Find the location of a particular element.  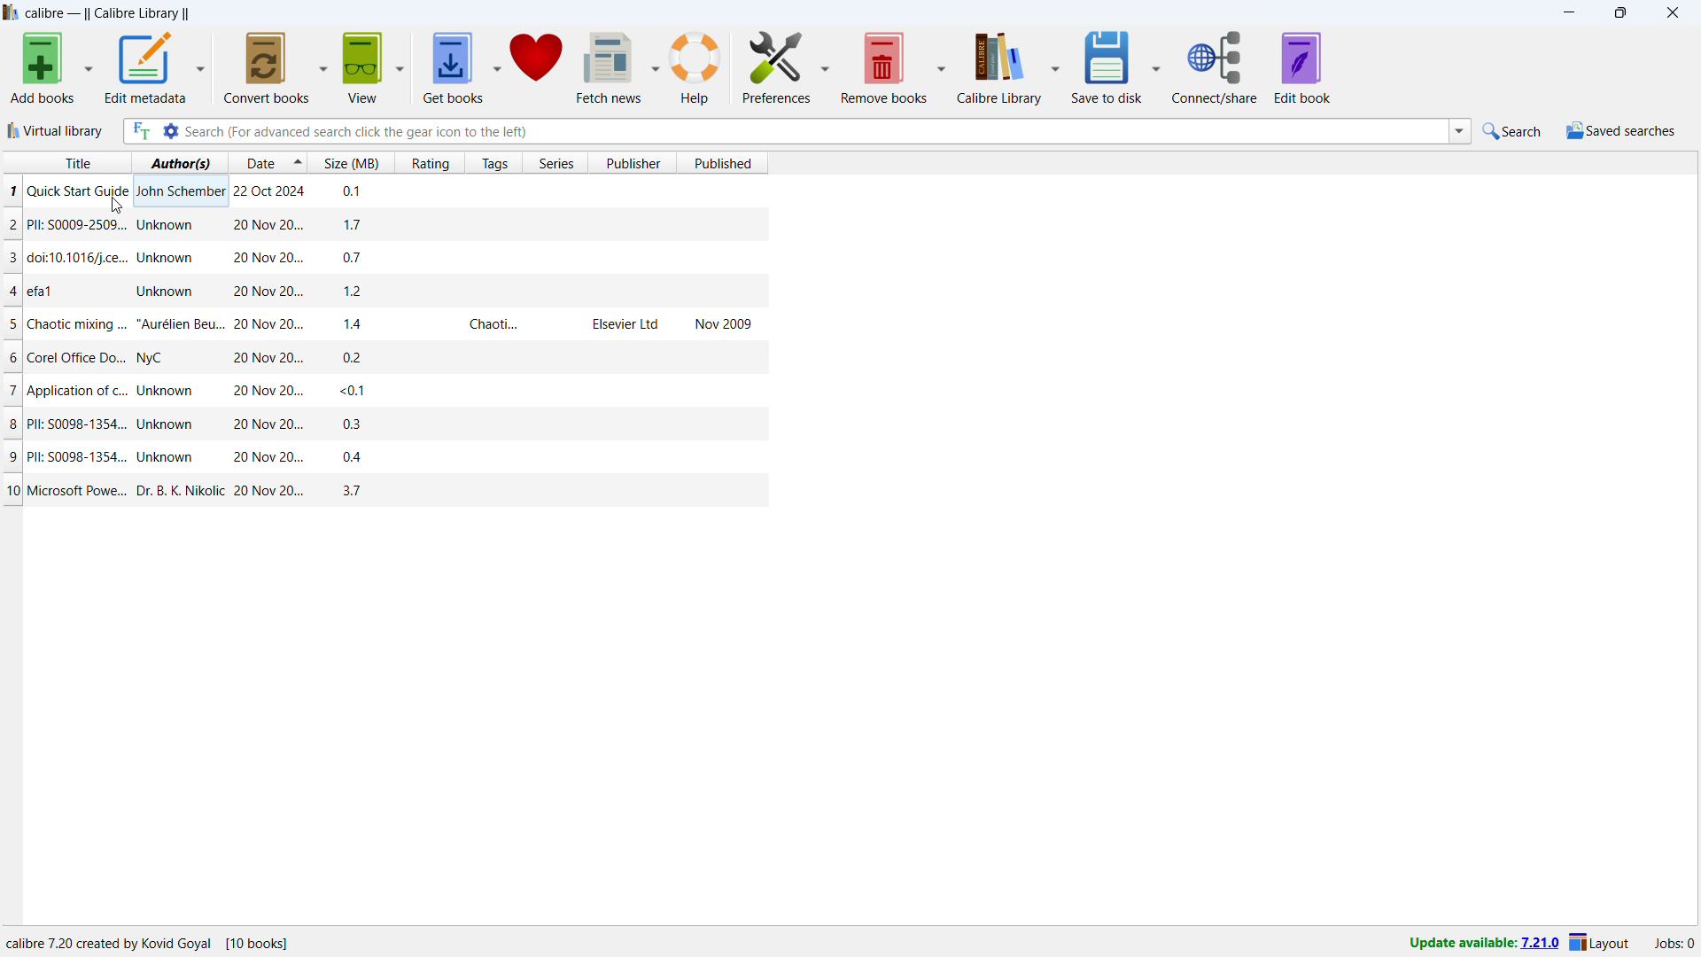

edit metadata options is located at coordinates (201, 66).